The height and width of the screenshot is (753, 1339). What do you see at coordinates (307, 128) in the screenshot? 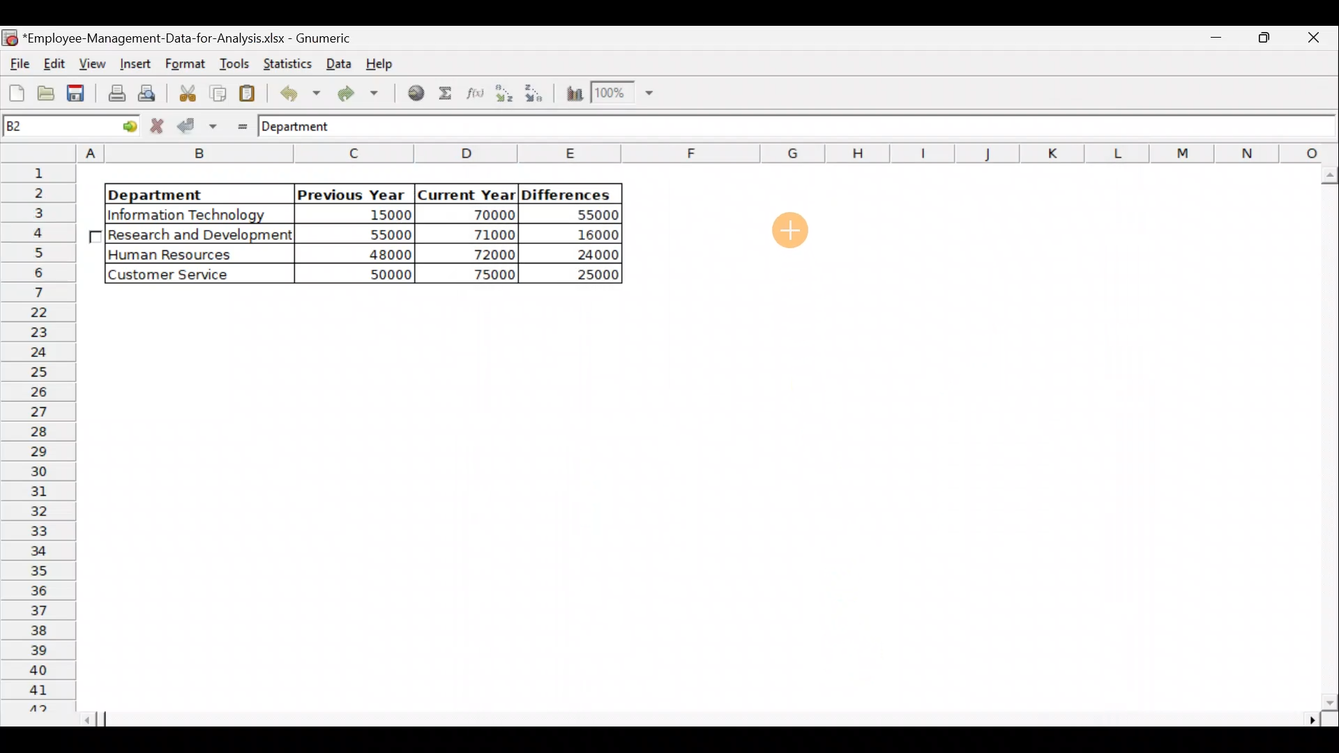
I see `Department` at bounding box center [307, 128].